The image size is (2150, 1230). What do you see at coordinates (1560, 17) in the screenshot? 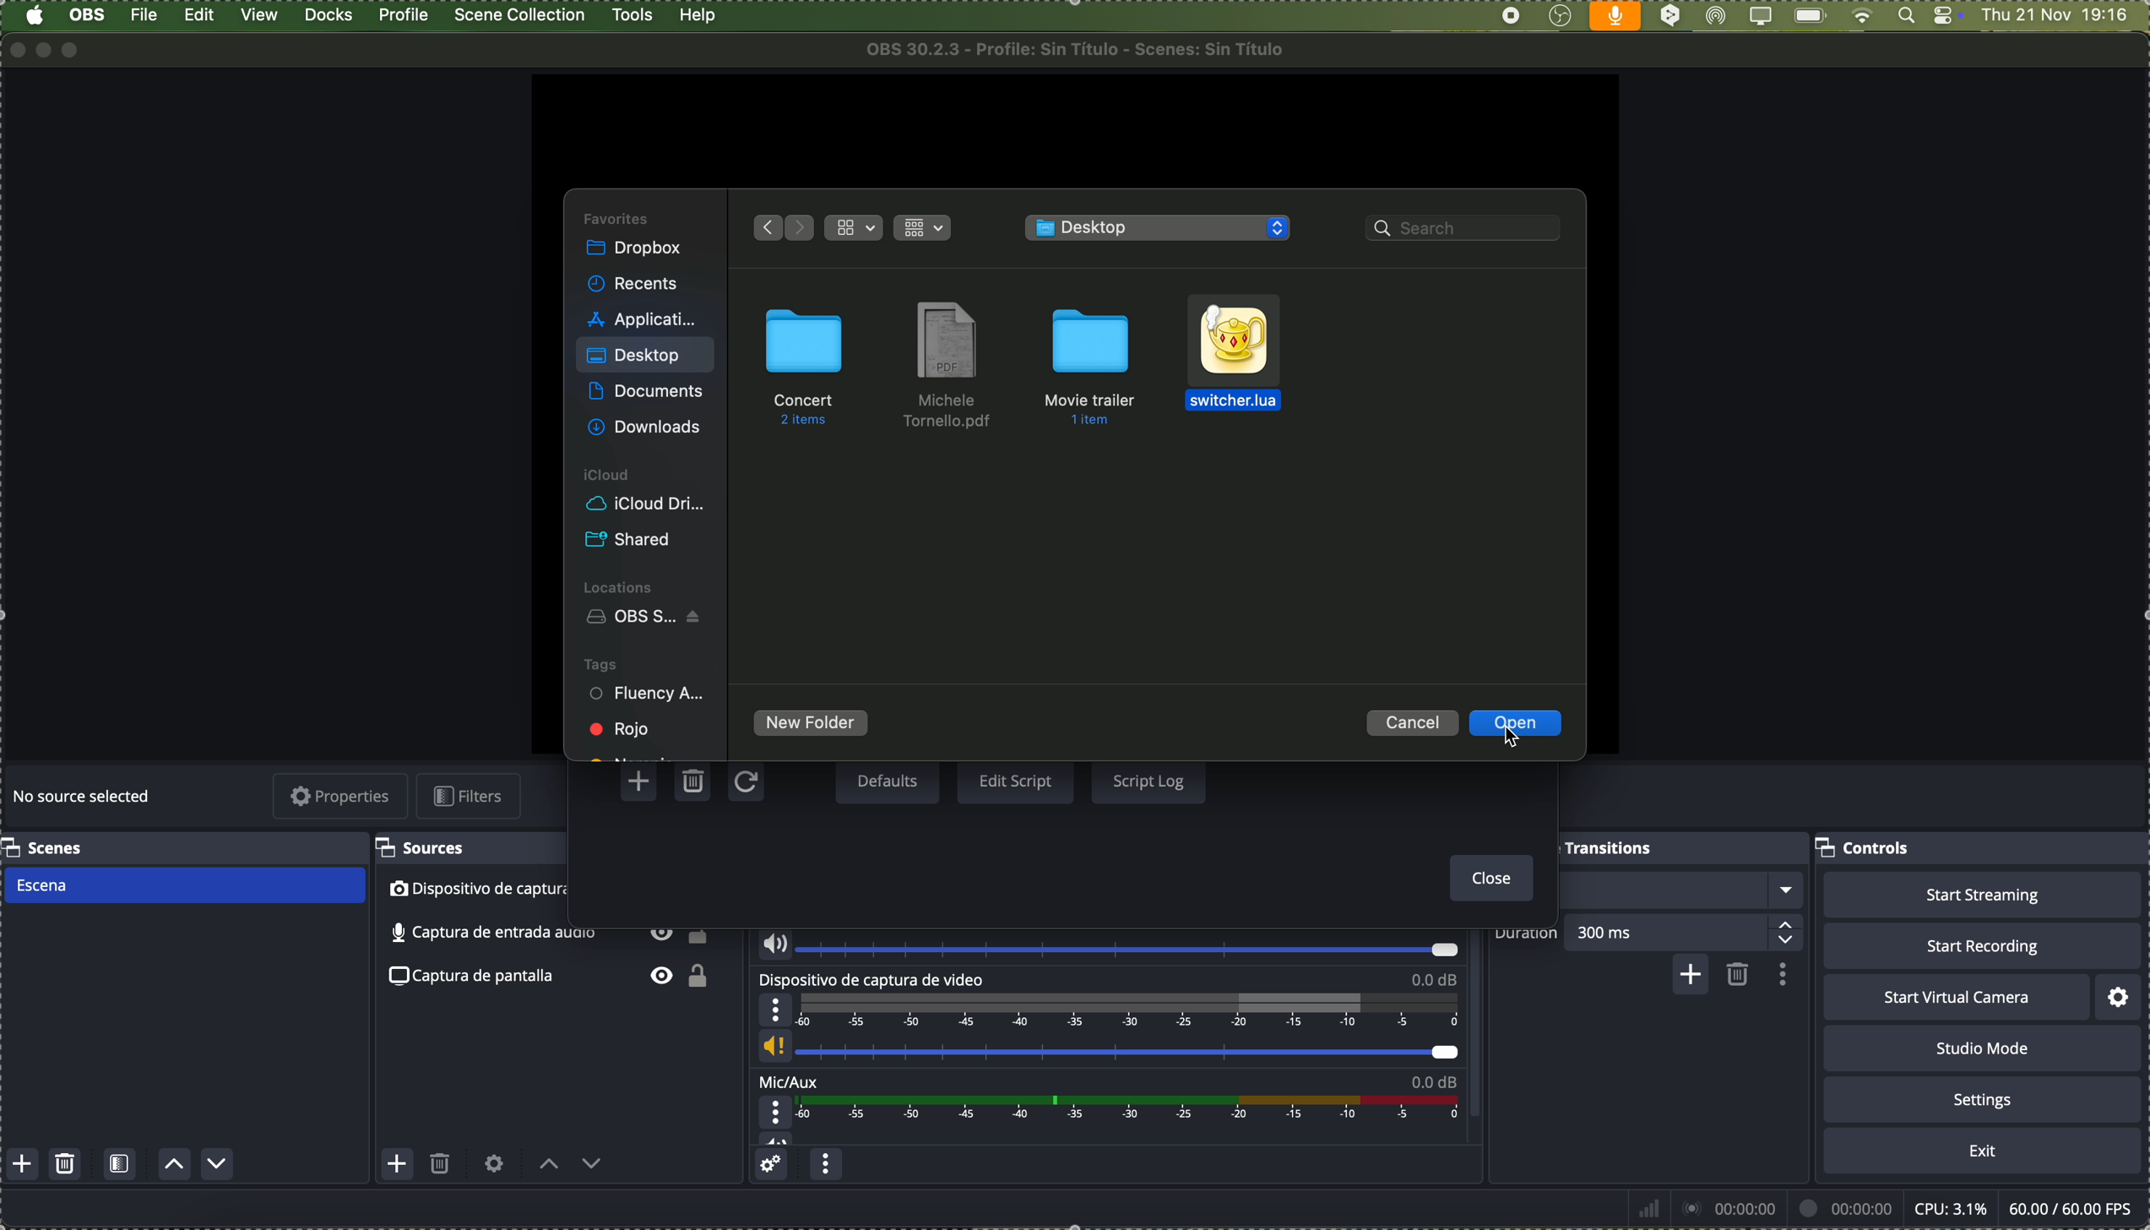
I see `OBS Studio` at bounding box center [1560, 17].